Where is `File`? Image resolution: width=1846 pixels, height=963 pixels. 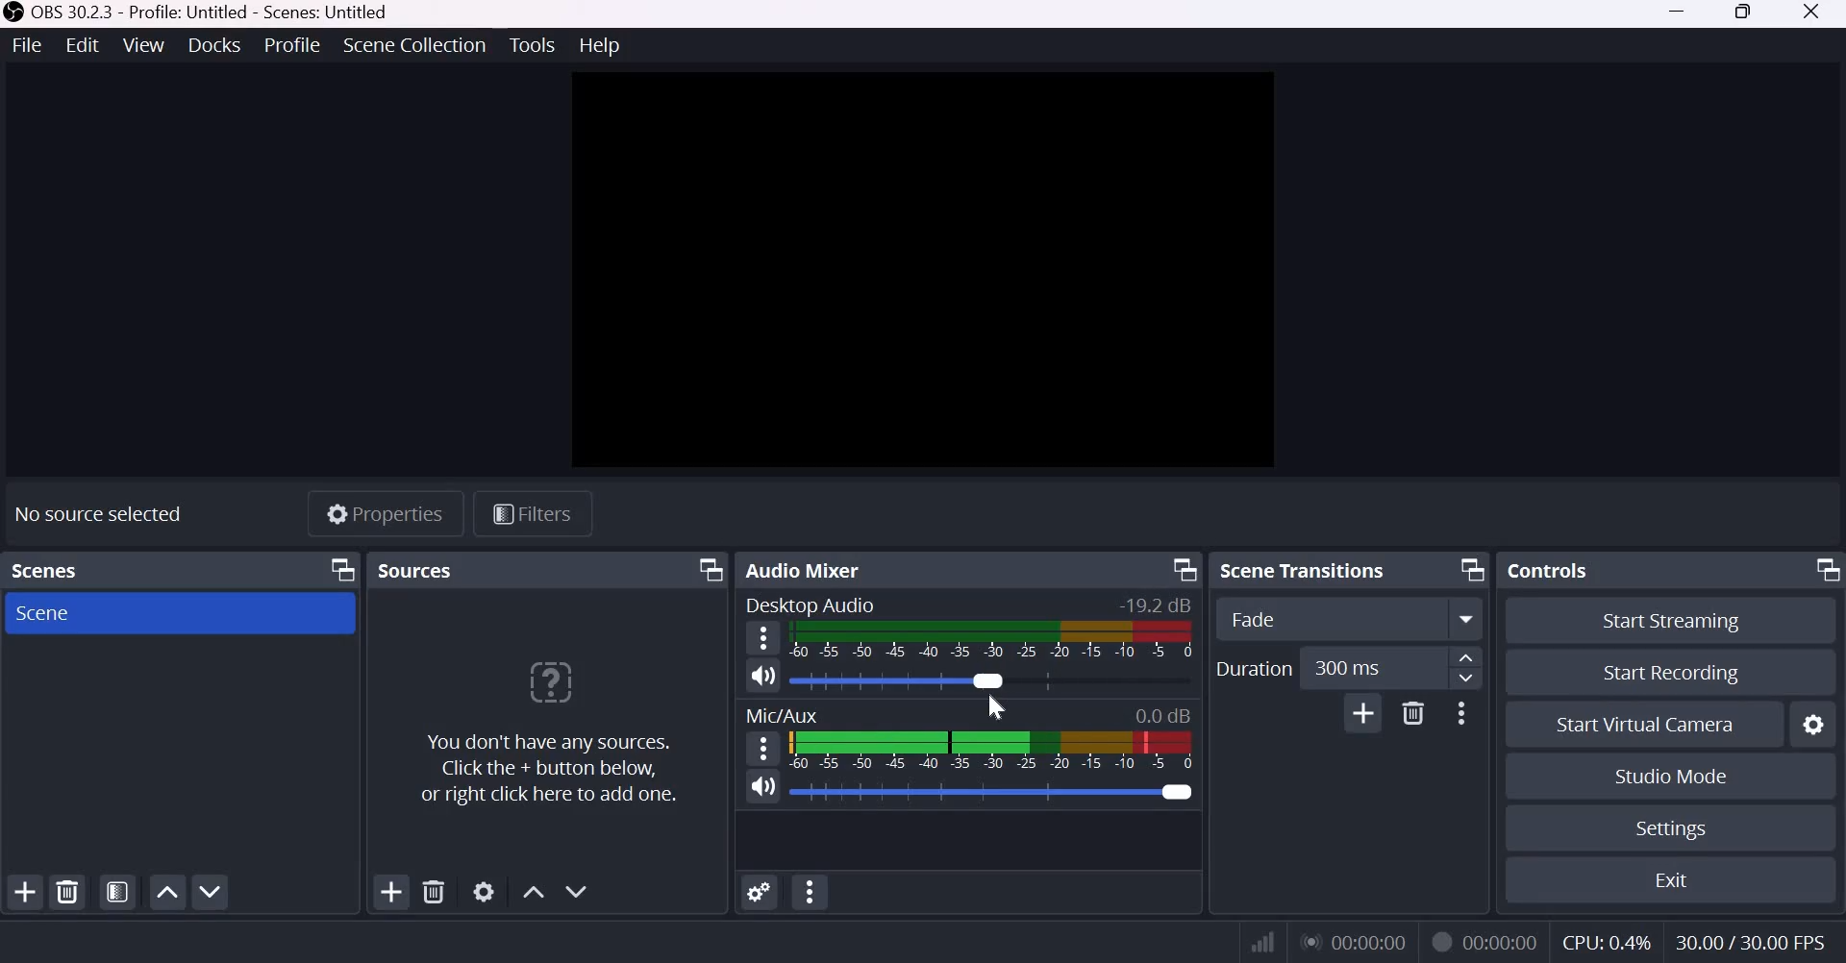 File is located at coordinates (29, 46).